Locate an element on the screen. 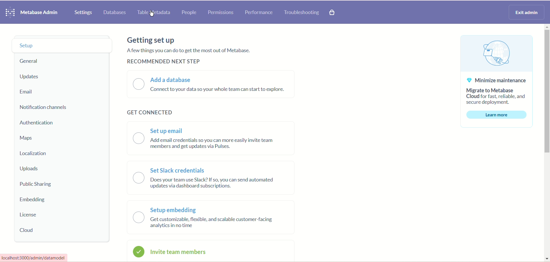 The width and height of the screenshot is (550, 262). general is located at coordinates (28, 62).